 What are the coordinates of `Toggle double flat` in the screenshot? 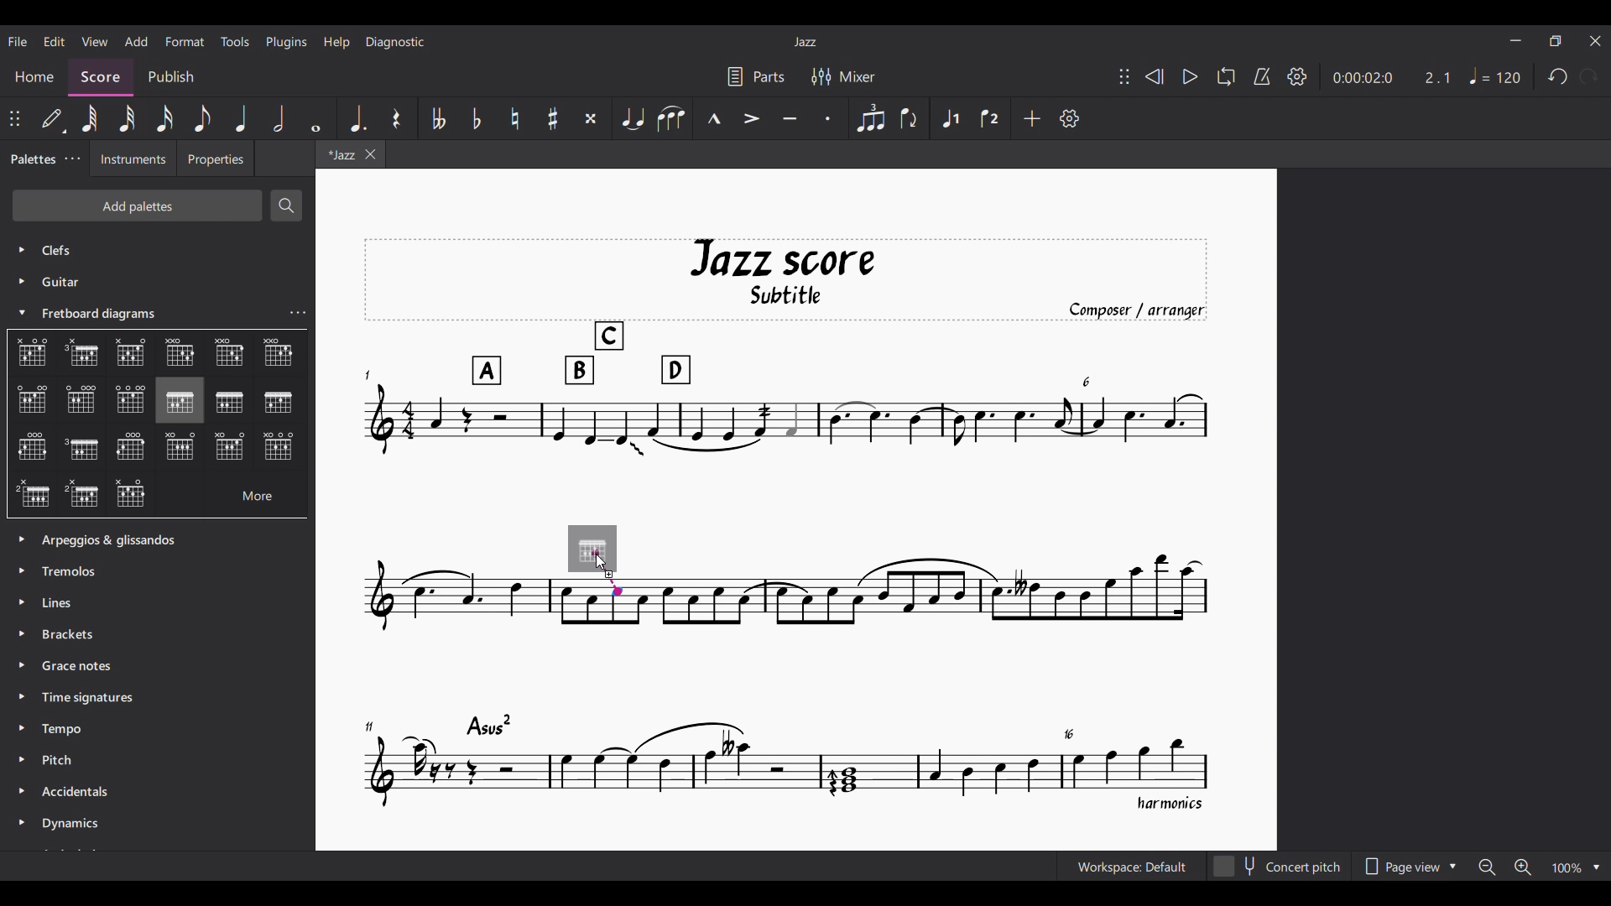 It's located at (437, 118).